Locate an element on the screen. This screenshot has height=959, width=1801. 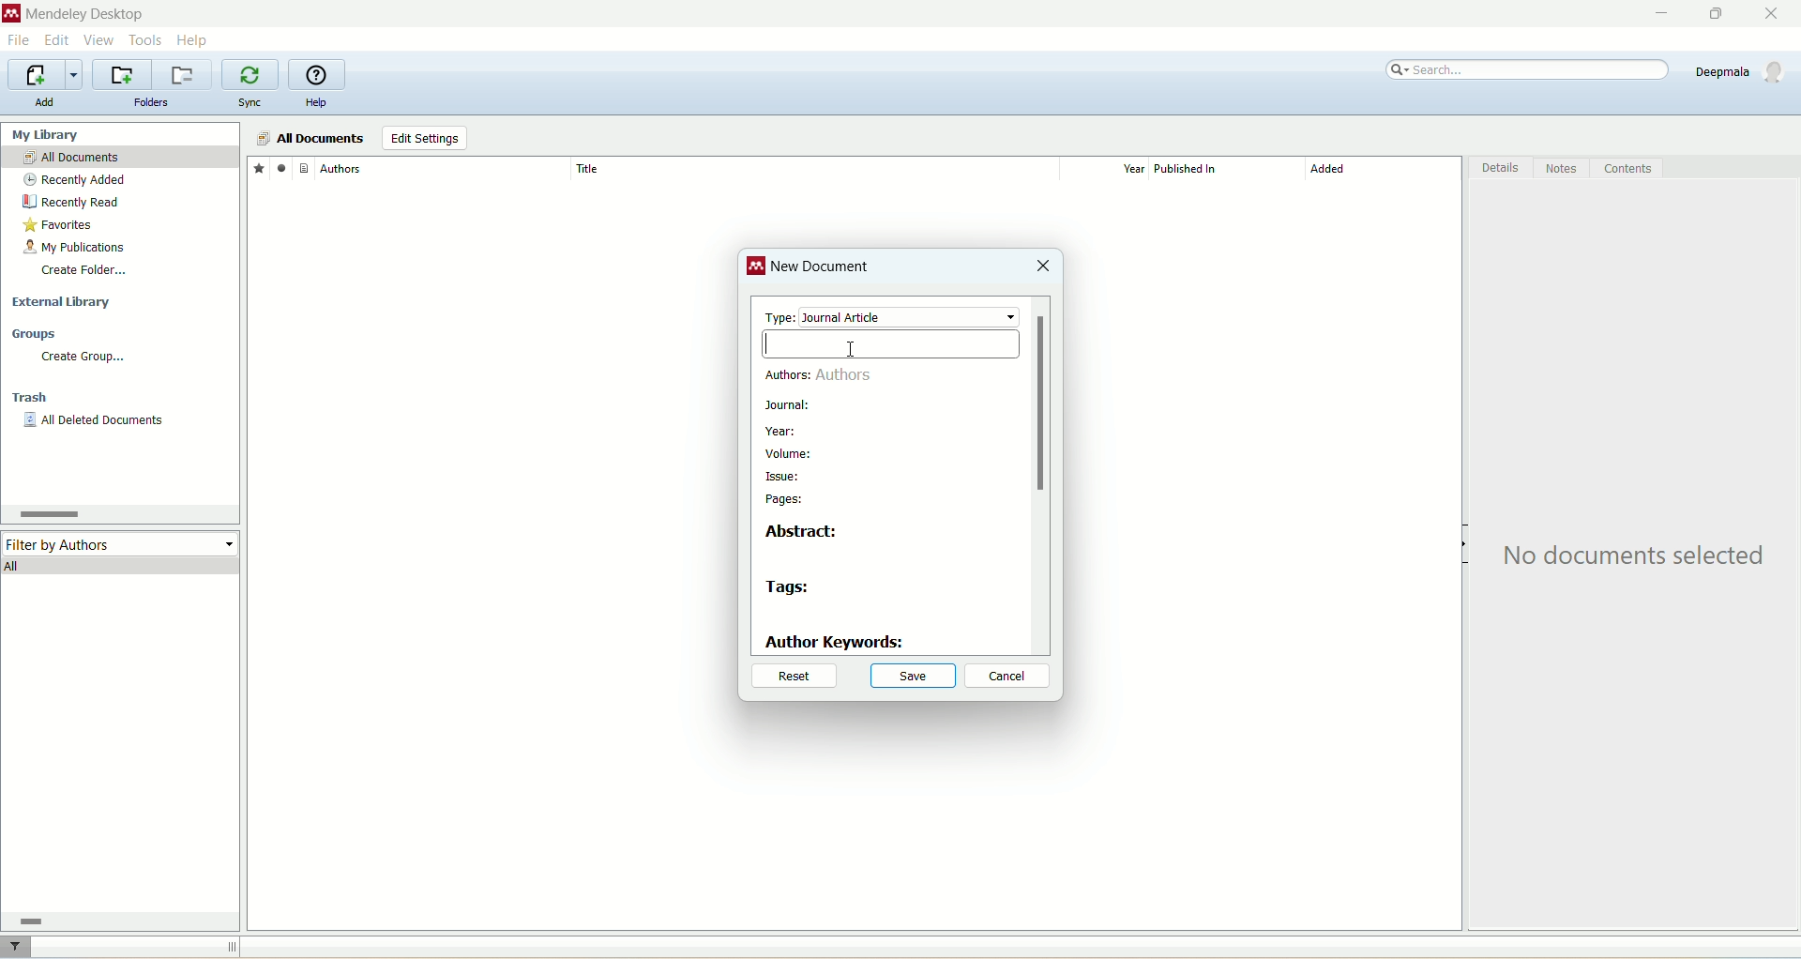
create group is located at coordinates (82, 357).